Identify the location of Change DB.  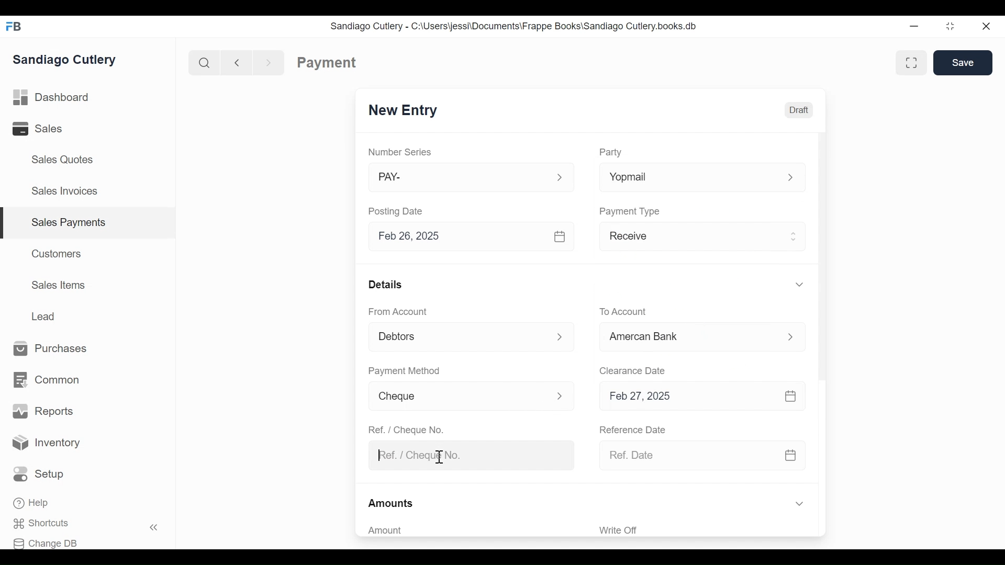
(49, 542).